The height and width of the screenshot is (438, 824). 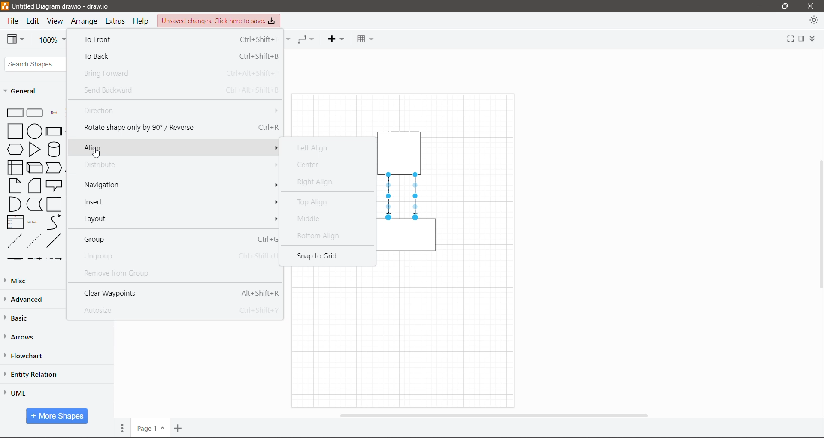 I want to click on Connection, so click(x=288, y=39).